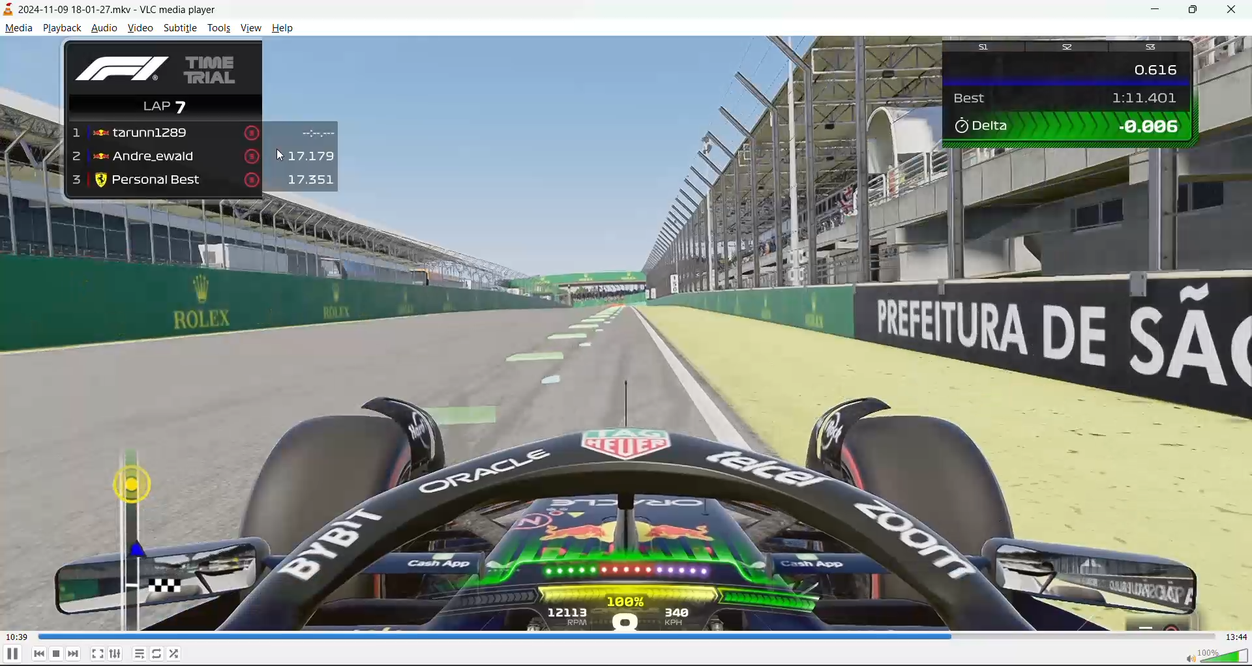  I want to click on toggle fullscreen, so click(97, 652).